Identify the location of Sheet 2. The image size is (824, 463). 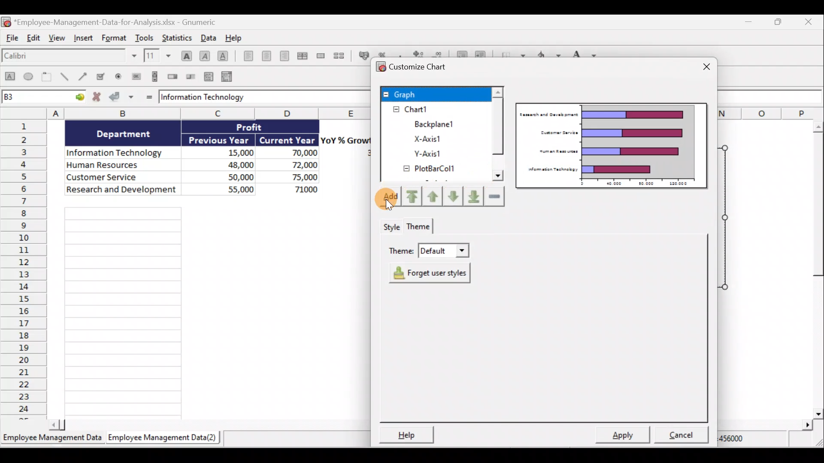
(164, 438).